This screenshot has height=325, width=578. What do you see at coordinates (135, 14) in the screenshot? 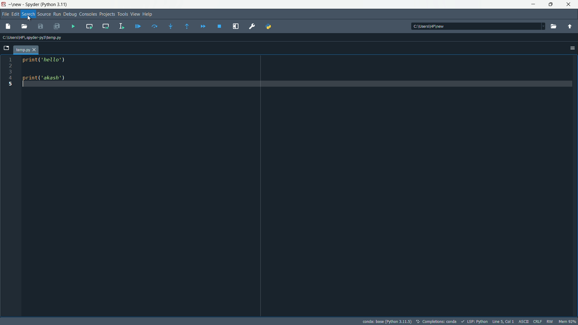
I see `View Menu` at bounding box center [135, 14].